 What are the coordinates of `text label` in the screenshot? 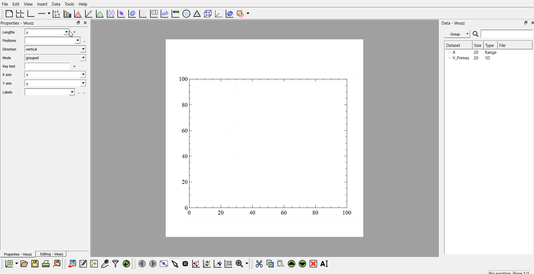 It's located at (164, 14).